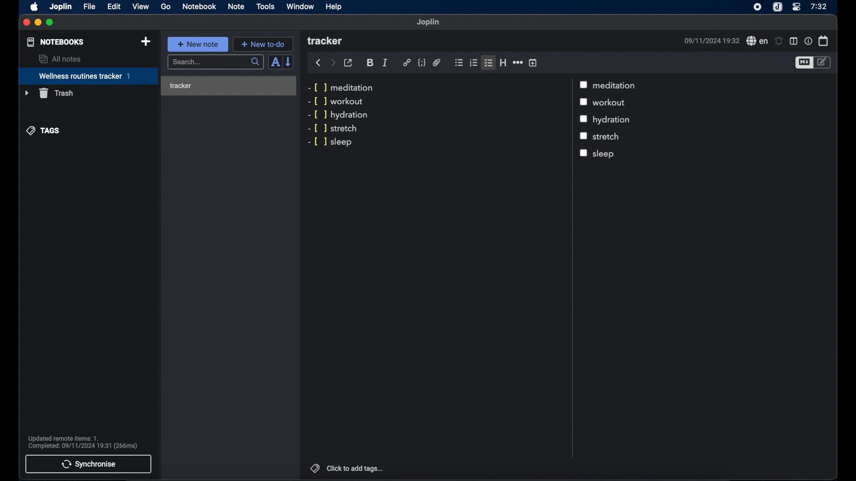 This screenshot has height=481, width=856. What do you see at coordinates (216, 62) in the screenshot?
I see `search...` at bounding box center [216, 62].